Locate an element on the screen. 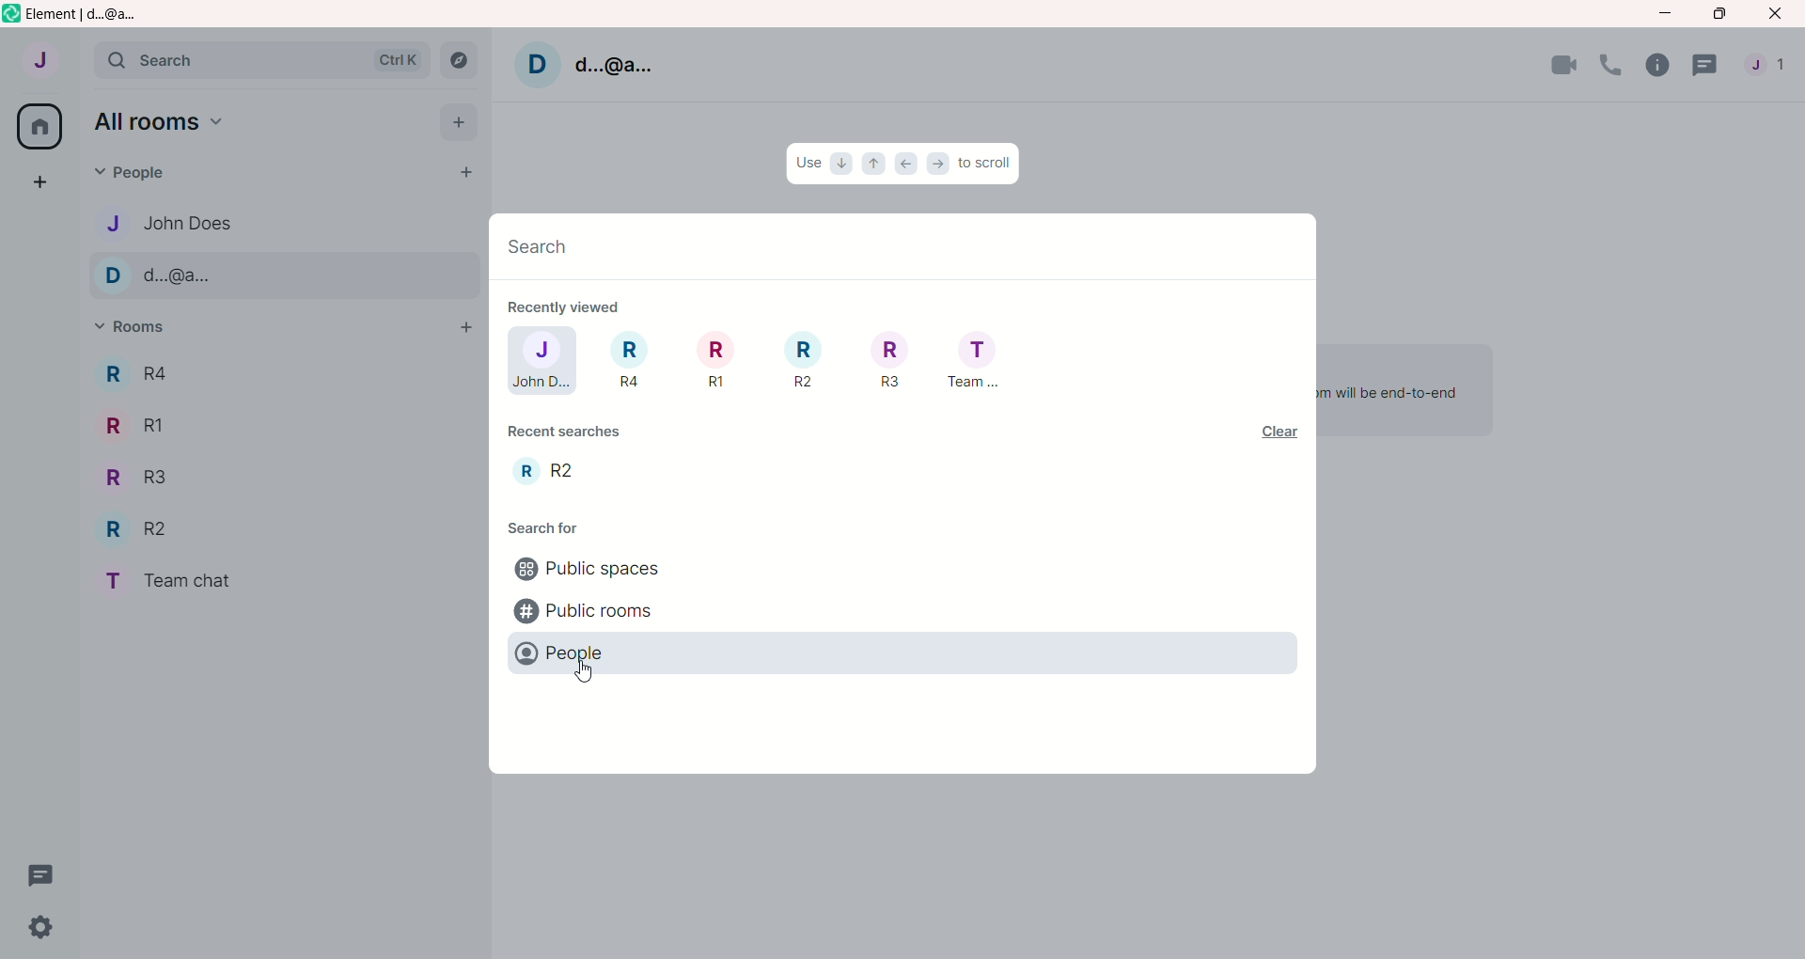 This screenshot has width=1805, height=959. public rooms is located at coordinates (586, 610).